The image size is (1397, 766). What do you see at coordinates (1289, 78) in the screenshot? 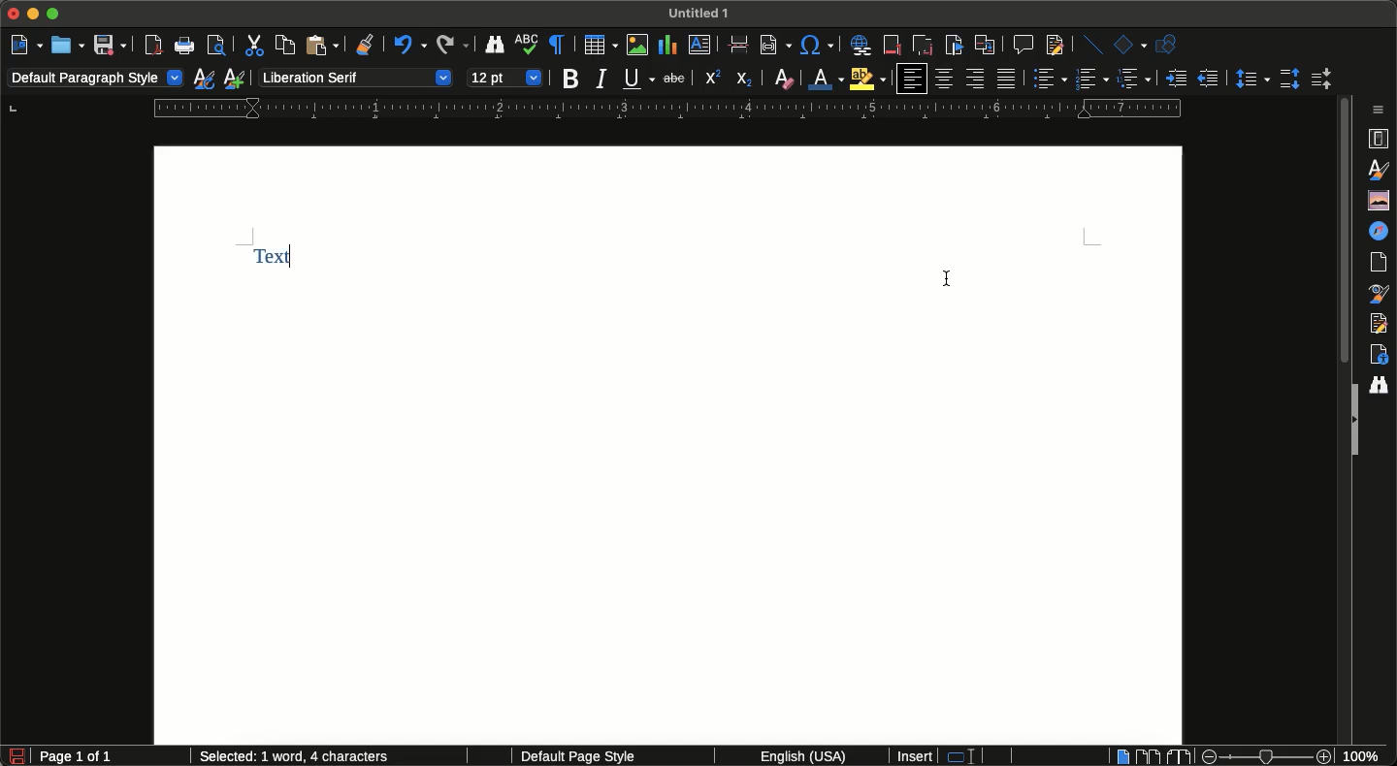
I see `Increase paragraph spacing` at bounding box center [1289, 78].